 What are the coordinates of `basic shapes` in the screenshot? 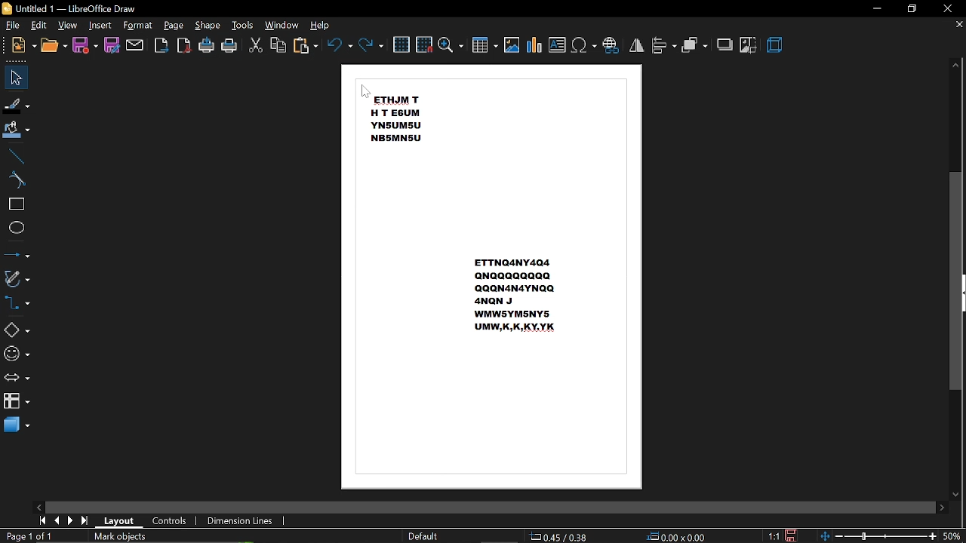 It's located at (17, 329).